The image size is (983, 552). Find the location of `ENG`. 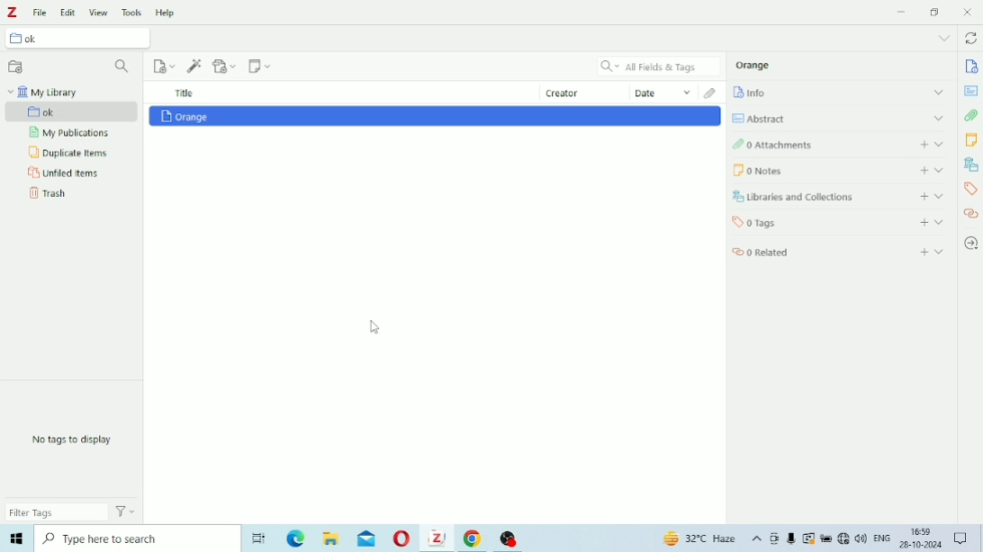

ENG is located at coordinates (882, 537).